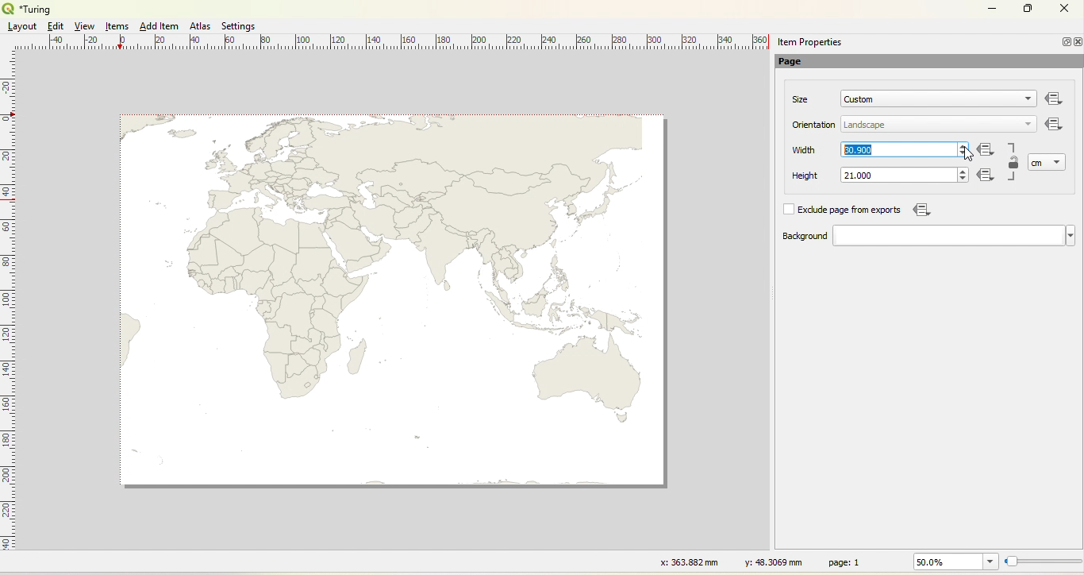  Describe the element at coordinates (798, 63) in the screenshot. I see `Page` at that location.